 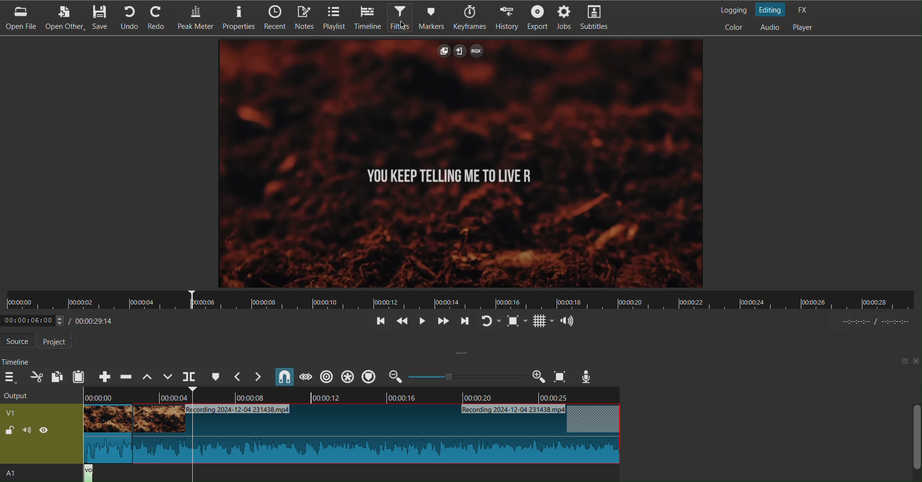 What do you see at coordinates (10, 431) in the screenshot?
I see `lock` at bounding box center [10, 431].